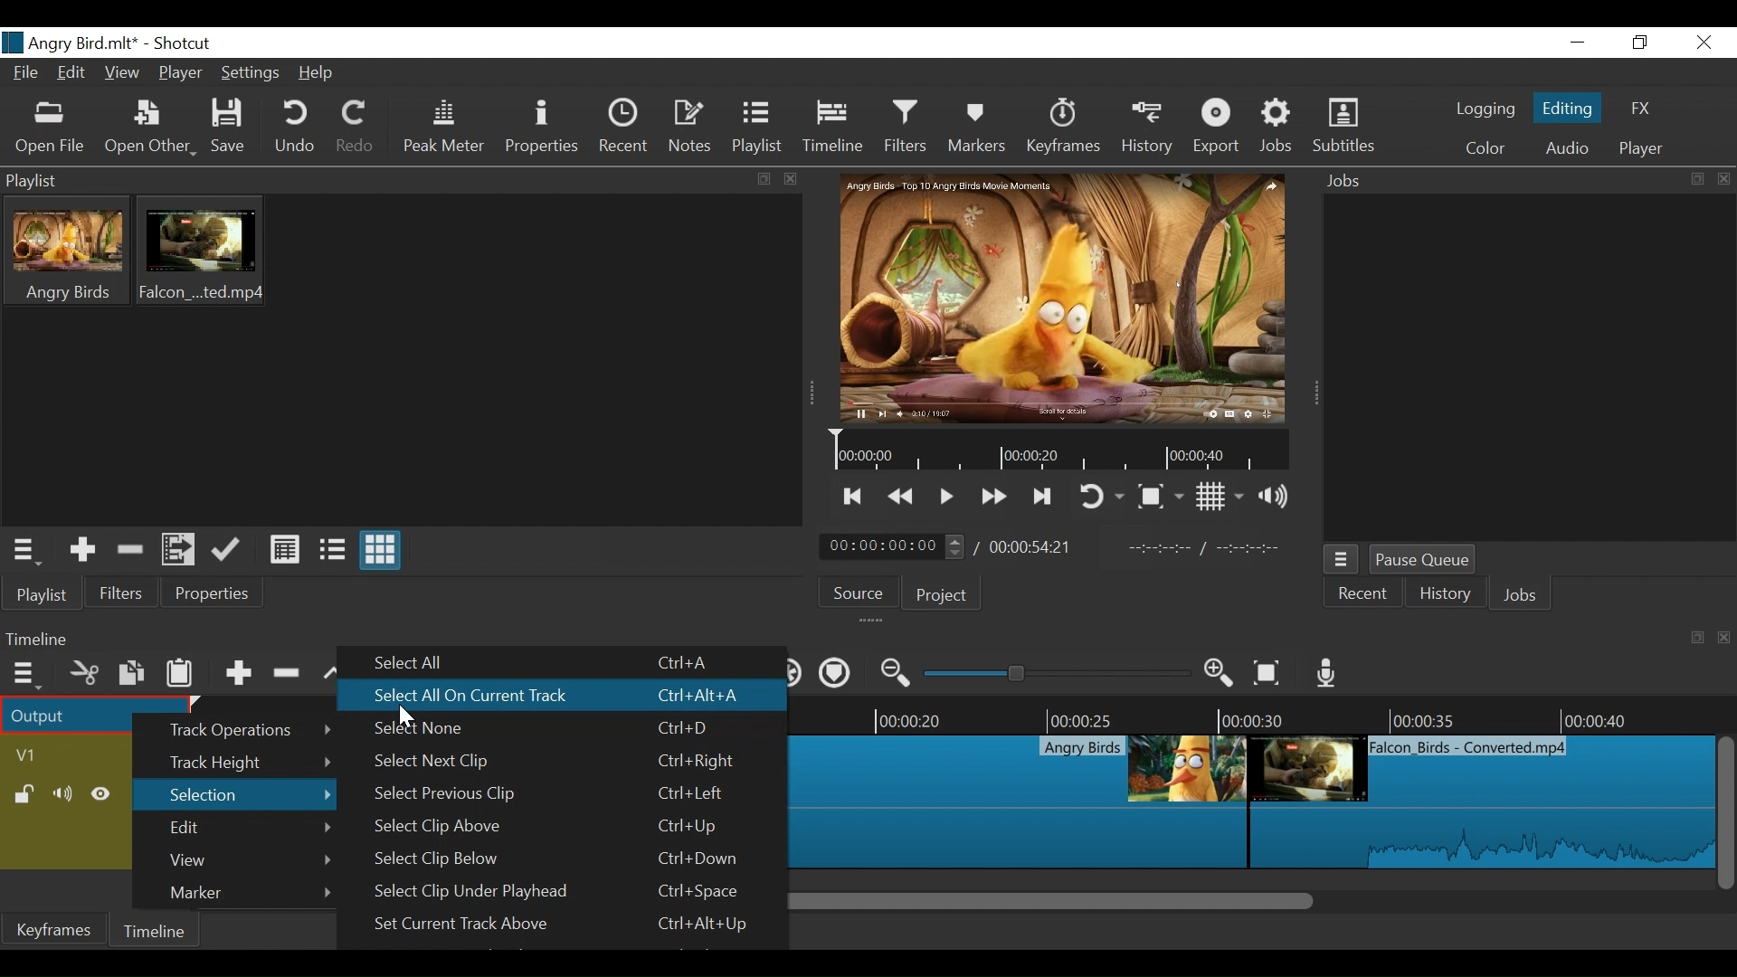  Describe the element at coordinates (544, 128) in the screenshot. I see `Properties` at that location.